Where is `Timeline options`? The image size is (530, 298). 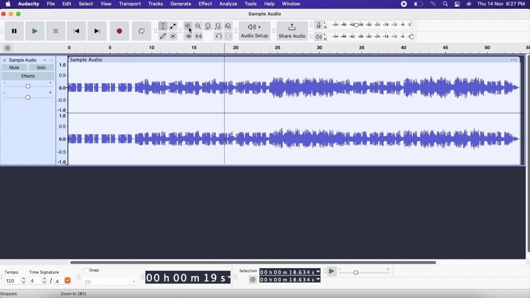
Timeline options is located at coordinates (8, 48).